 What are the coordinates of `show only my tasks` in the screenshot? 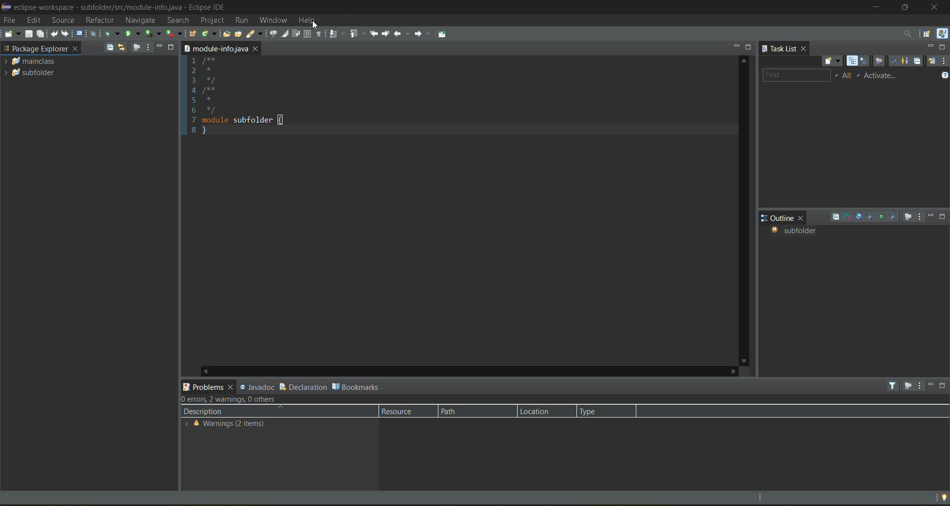 It's located at (906, 60).